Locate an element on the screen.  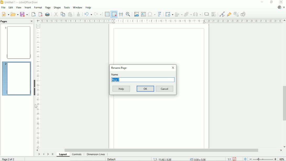
Open is located at coordinates (14, 14).